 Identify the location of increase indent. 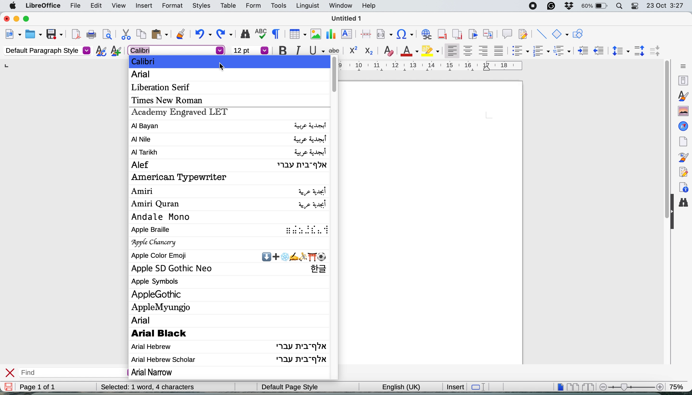
(580, 51).